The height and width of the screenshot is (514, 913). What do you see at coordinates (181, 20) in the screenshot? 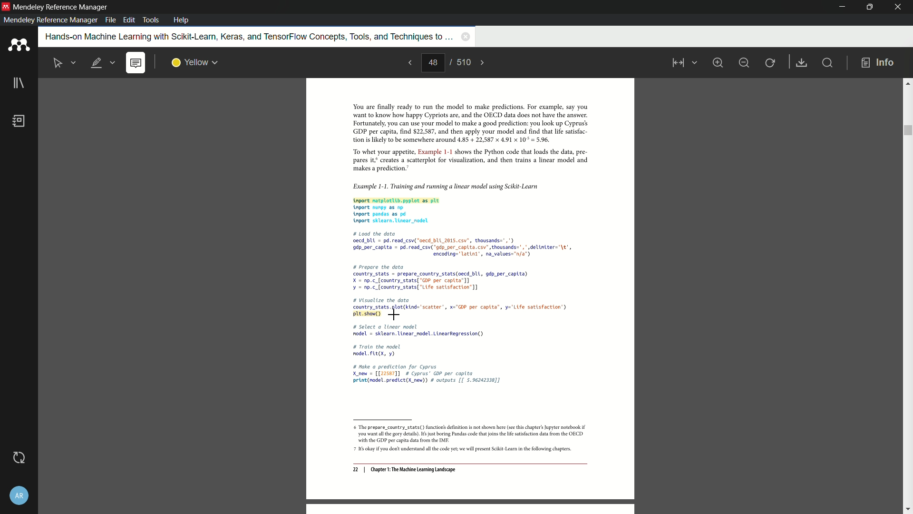
I see `help menu` at bounding box center [181, 20].